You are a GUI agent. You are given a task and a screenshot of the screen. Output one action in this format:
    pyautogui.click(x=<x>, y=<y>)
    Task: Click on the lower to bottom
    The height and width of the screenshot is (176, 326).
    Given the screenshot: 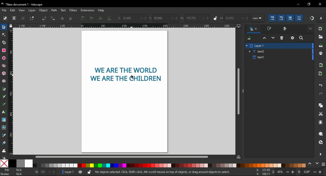 What is the action you would take?
    pyautogui.click(x=110, y=18)
    